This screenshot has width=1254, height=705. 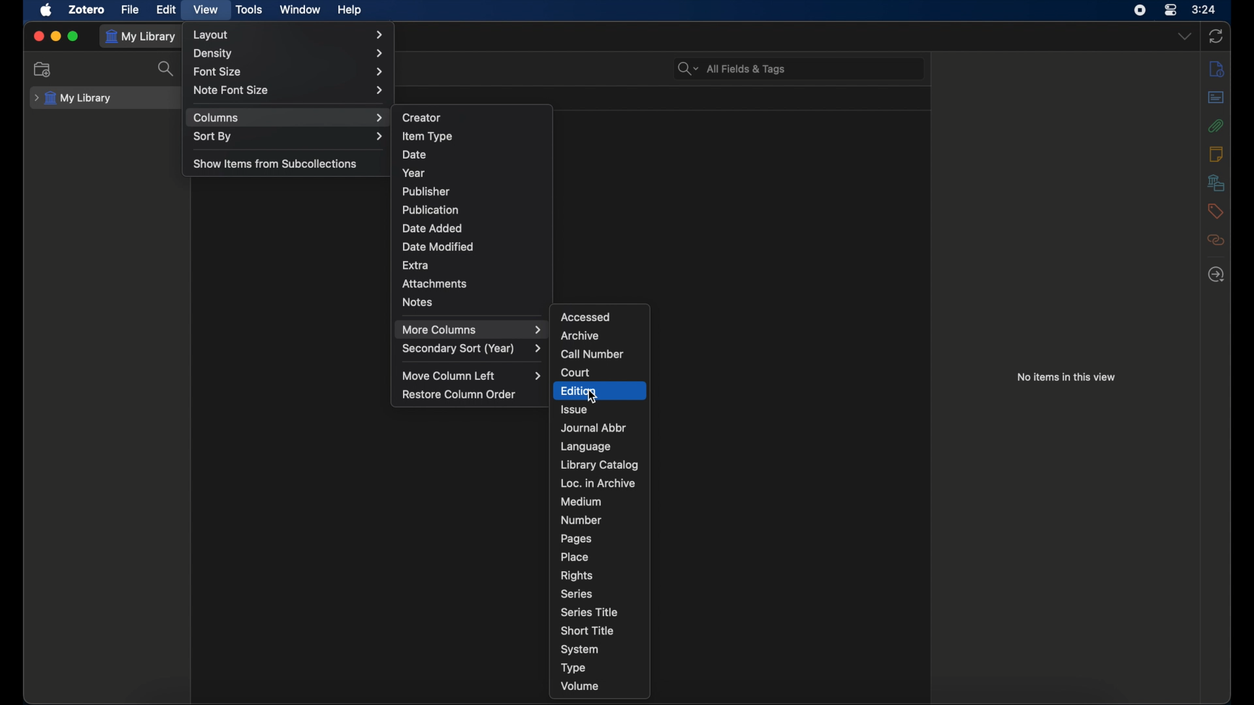 What do you see at coordinates (249, 10) in the screenshot?
I see `tools` at bounding box center [249, 10].